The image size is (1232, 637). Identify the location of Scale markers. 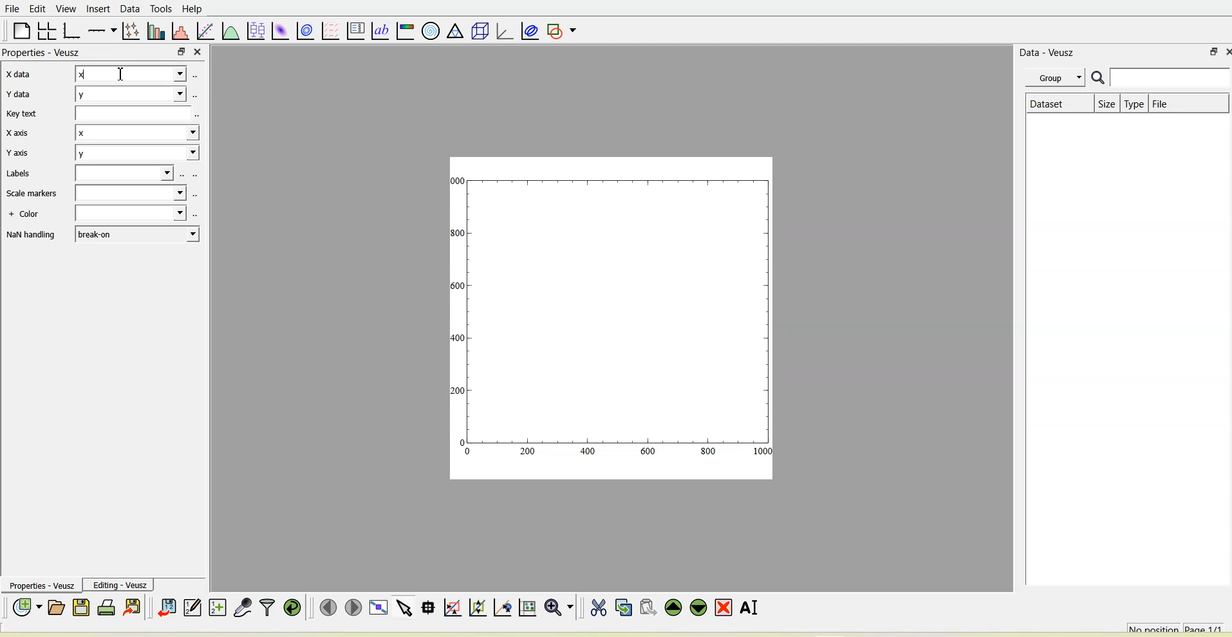
(34, 194).